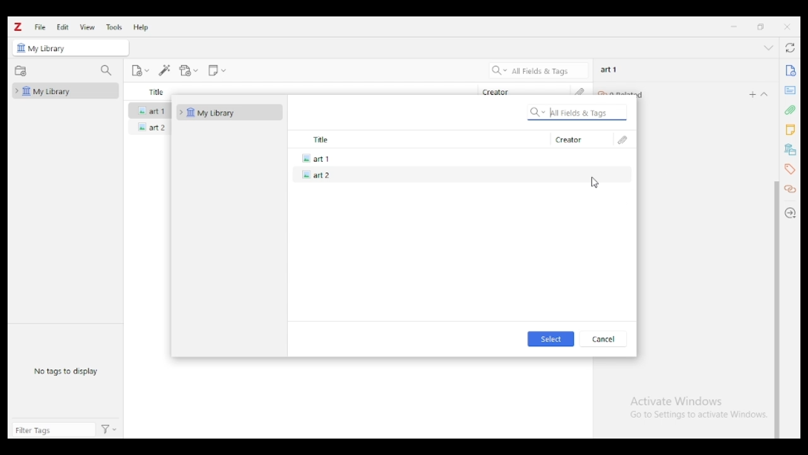 Image resolution: width=808 pixels, height=455 pixels. What do you see at coordinates (418, 140) in the screenshot?
I see `title` at bounding box center [418, 140].